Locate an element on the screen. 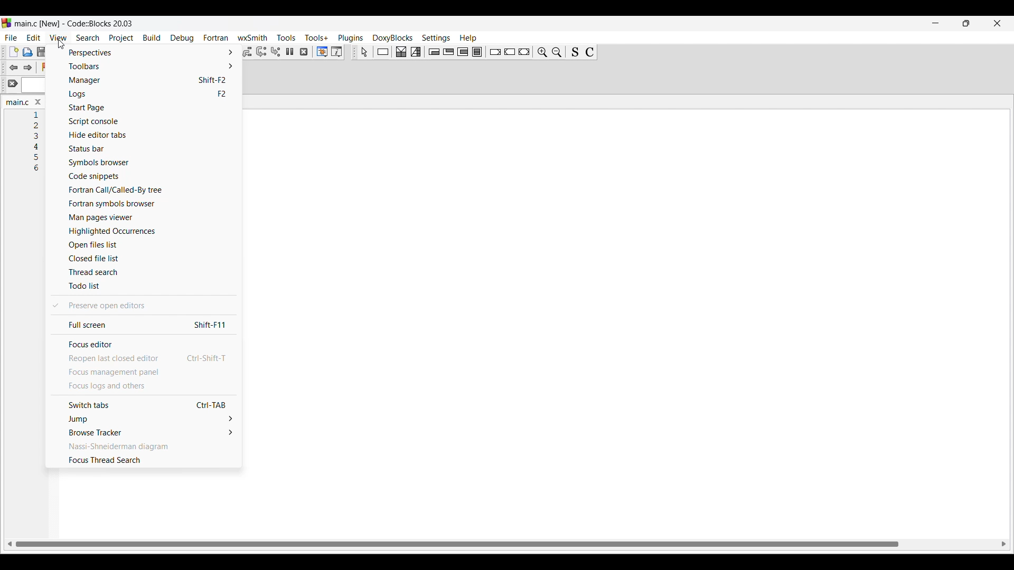  Continue instruction is located at coordinates (510, 52).